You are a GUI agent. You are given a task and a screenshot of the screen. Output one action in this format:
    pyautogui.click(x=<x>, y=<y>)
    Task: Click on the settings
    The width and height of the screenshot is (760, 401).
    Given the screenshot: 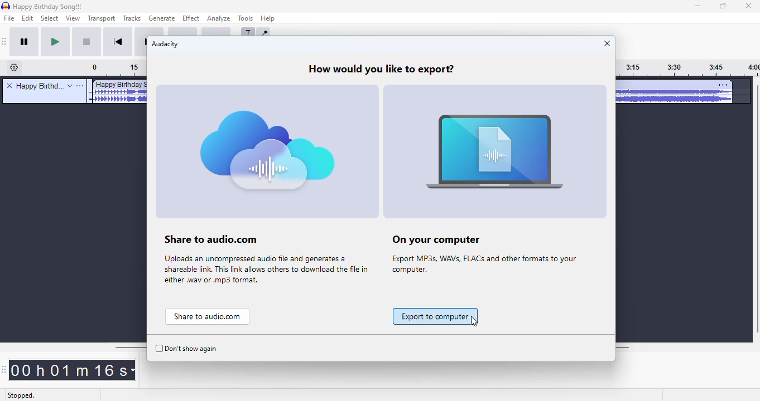 What is the action you would take?
    pyautogui.click(x=723, y=85)
    